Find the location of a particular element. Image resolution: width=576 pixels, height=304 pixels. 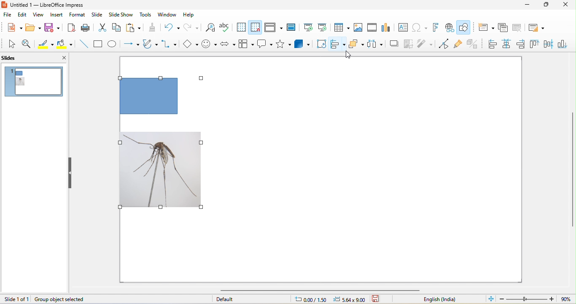

minimize is located at coordinates (528, 5).